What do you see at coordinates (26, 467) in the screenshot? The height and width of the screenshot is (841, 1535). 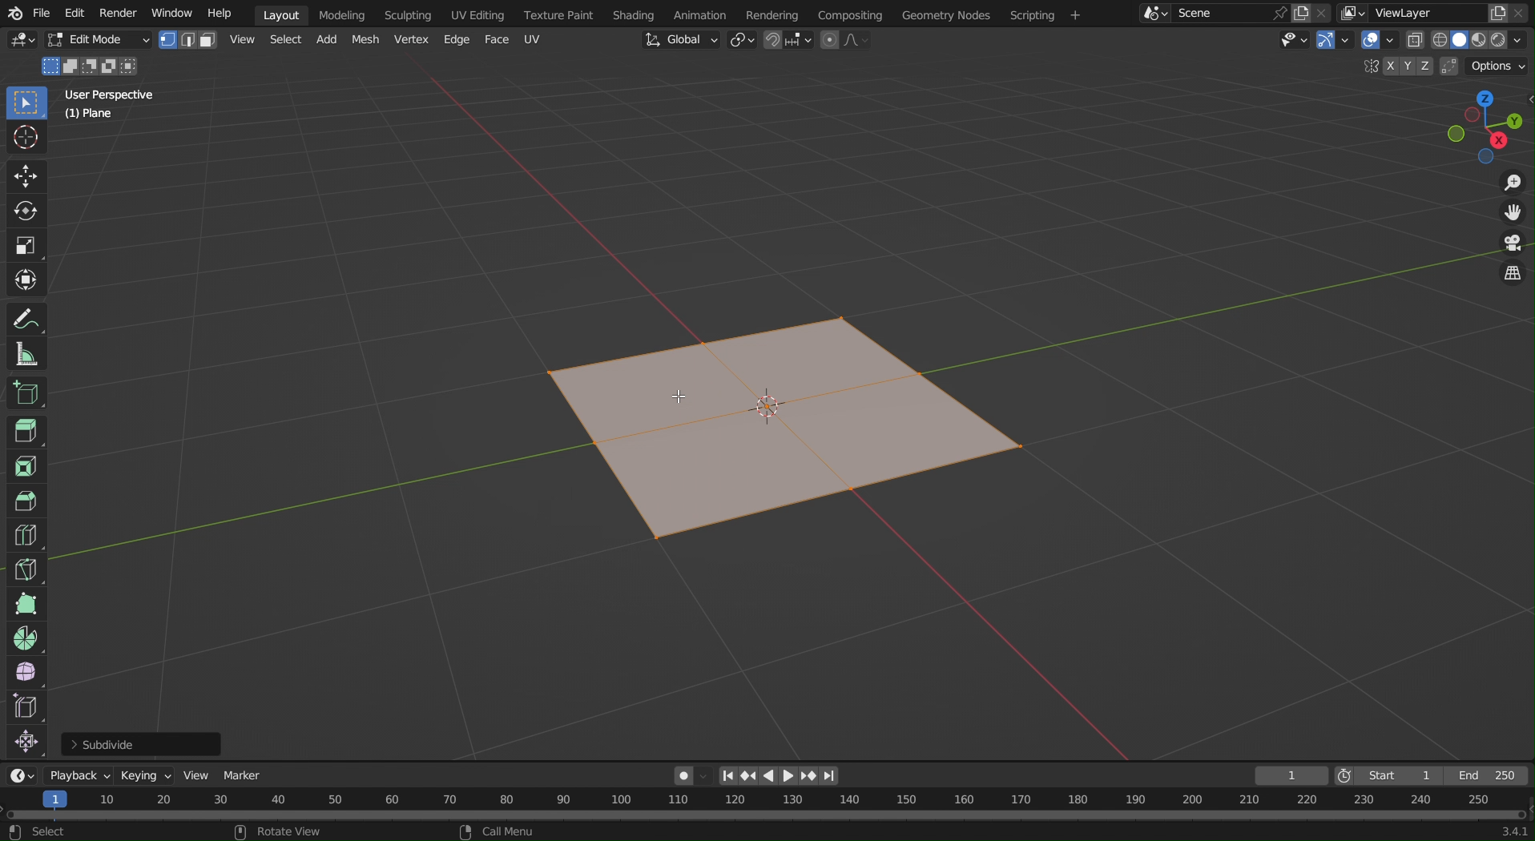 I see `Inset Faces` at bounding box center [26, 467].